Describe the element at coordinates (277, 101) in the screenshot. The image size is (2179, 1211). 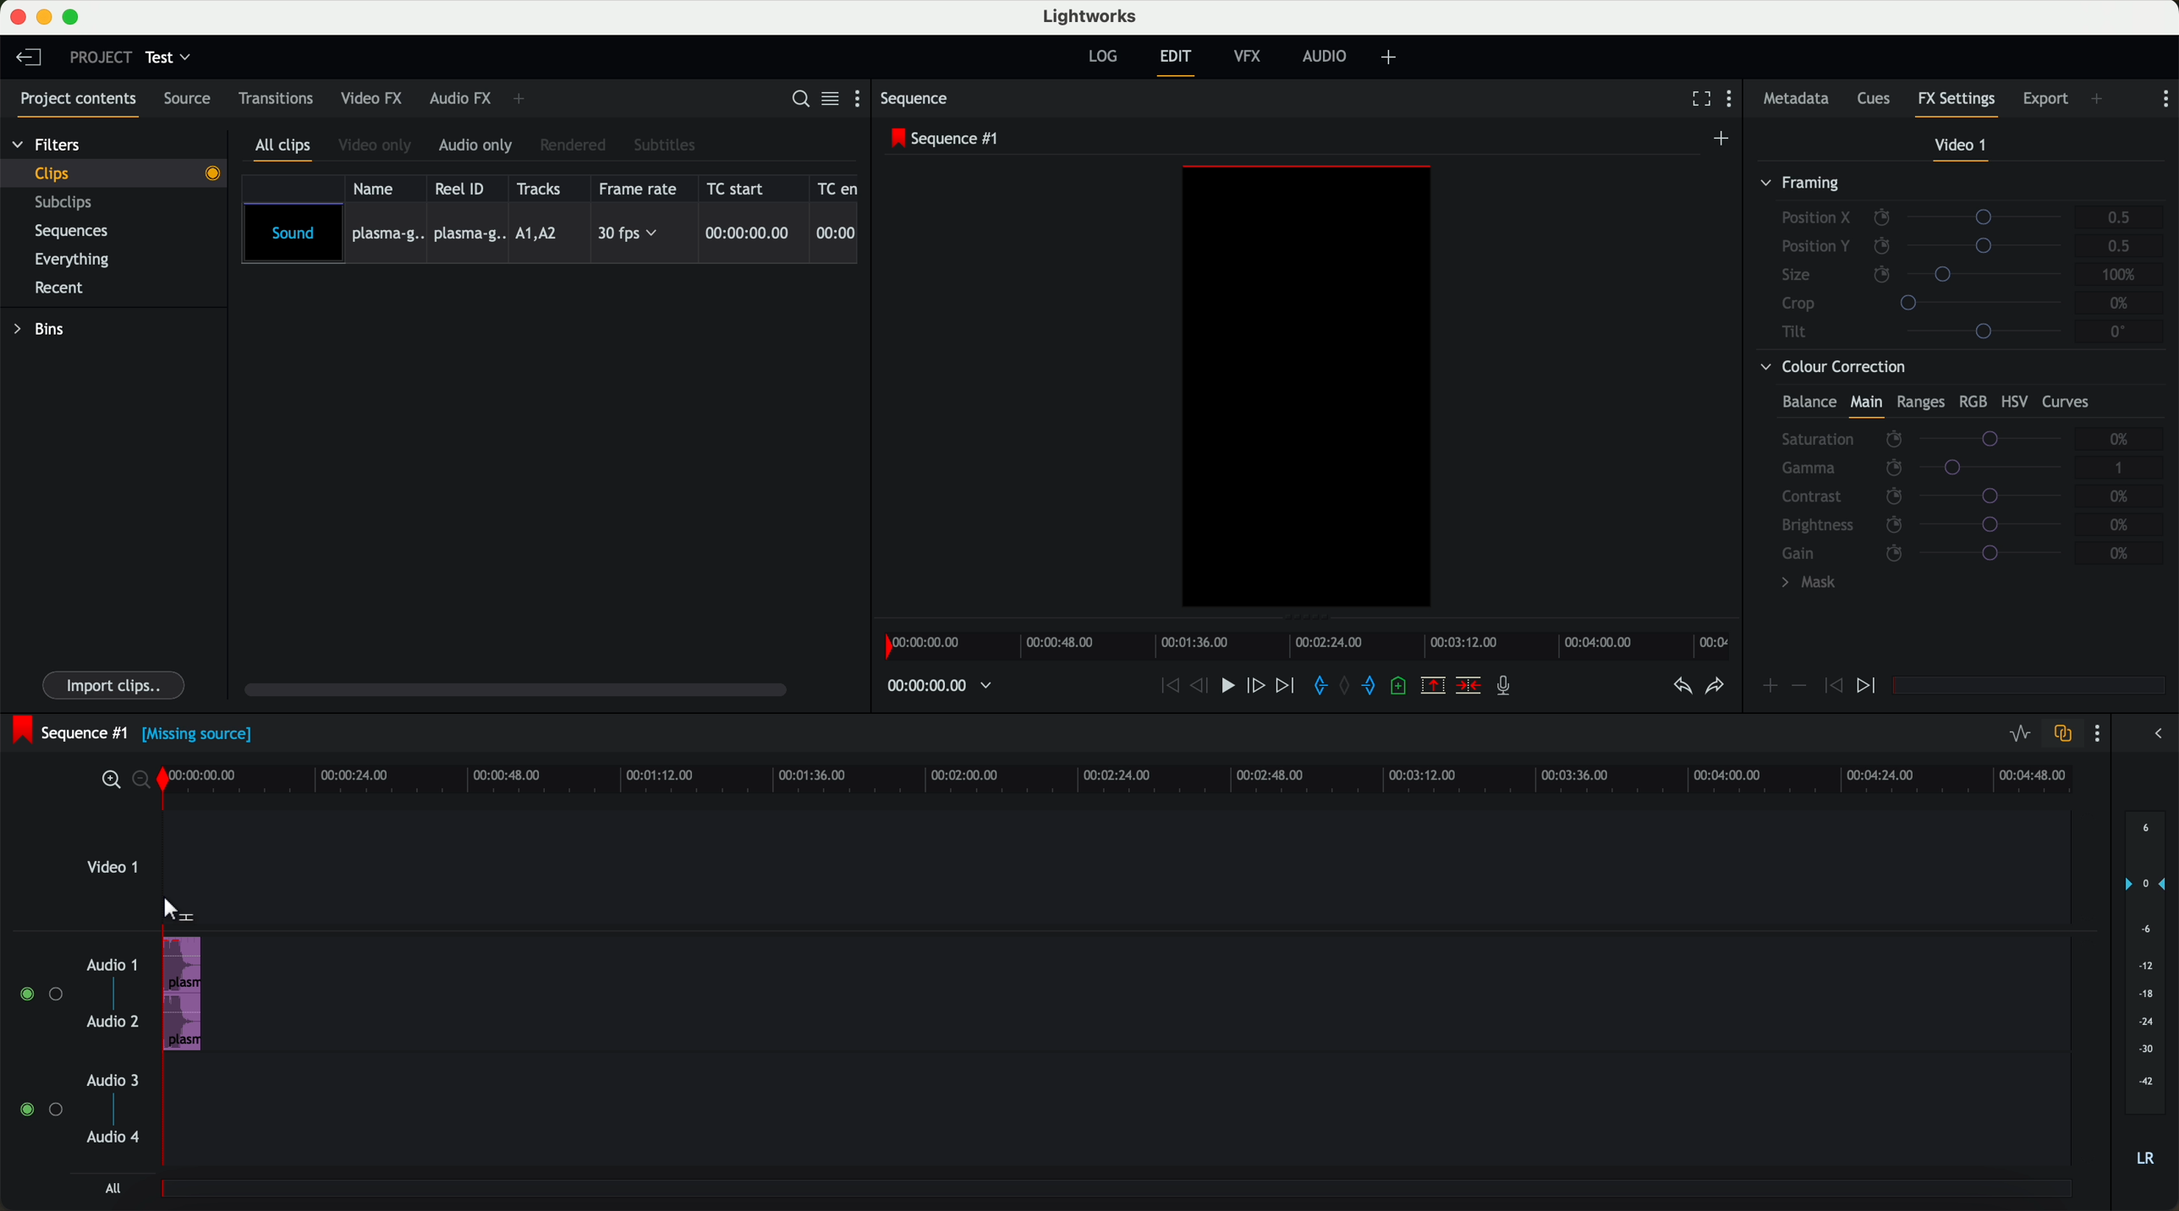
I see `transitions` at that location.